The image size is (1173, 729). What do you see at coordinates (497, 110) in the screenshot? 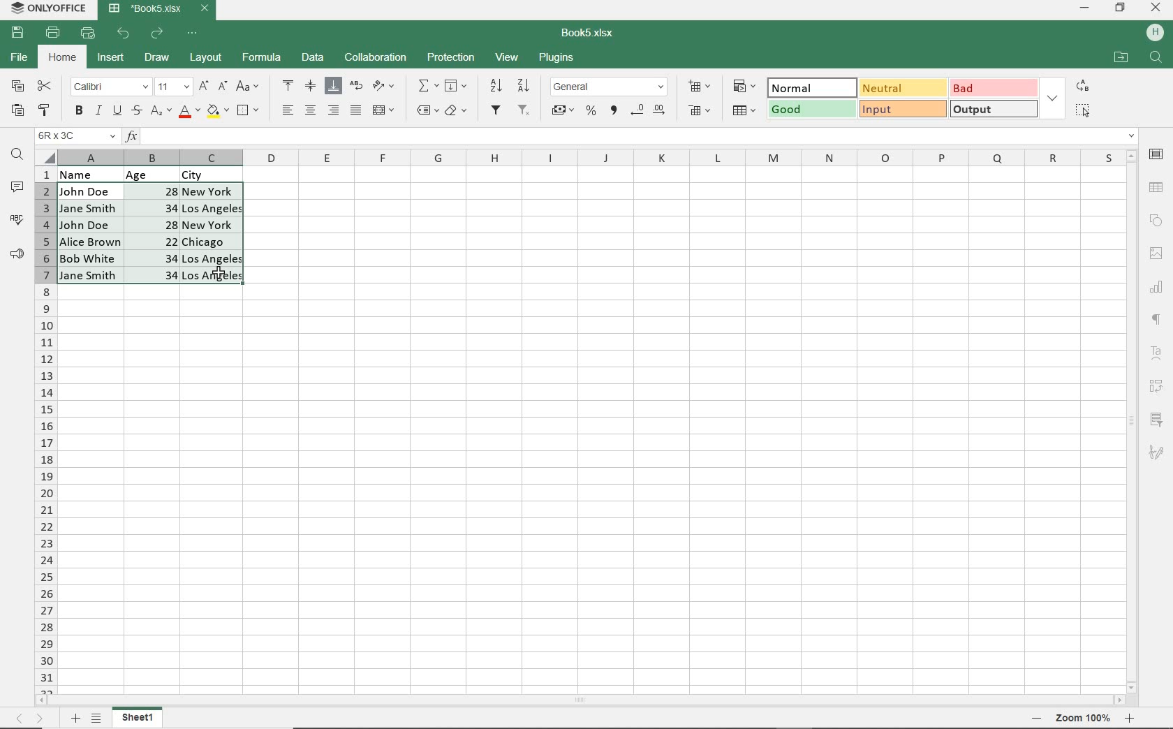
I see `FILTER` at bounding box center [497, 110].